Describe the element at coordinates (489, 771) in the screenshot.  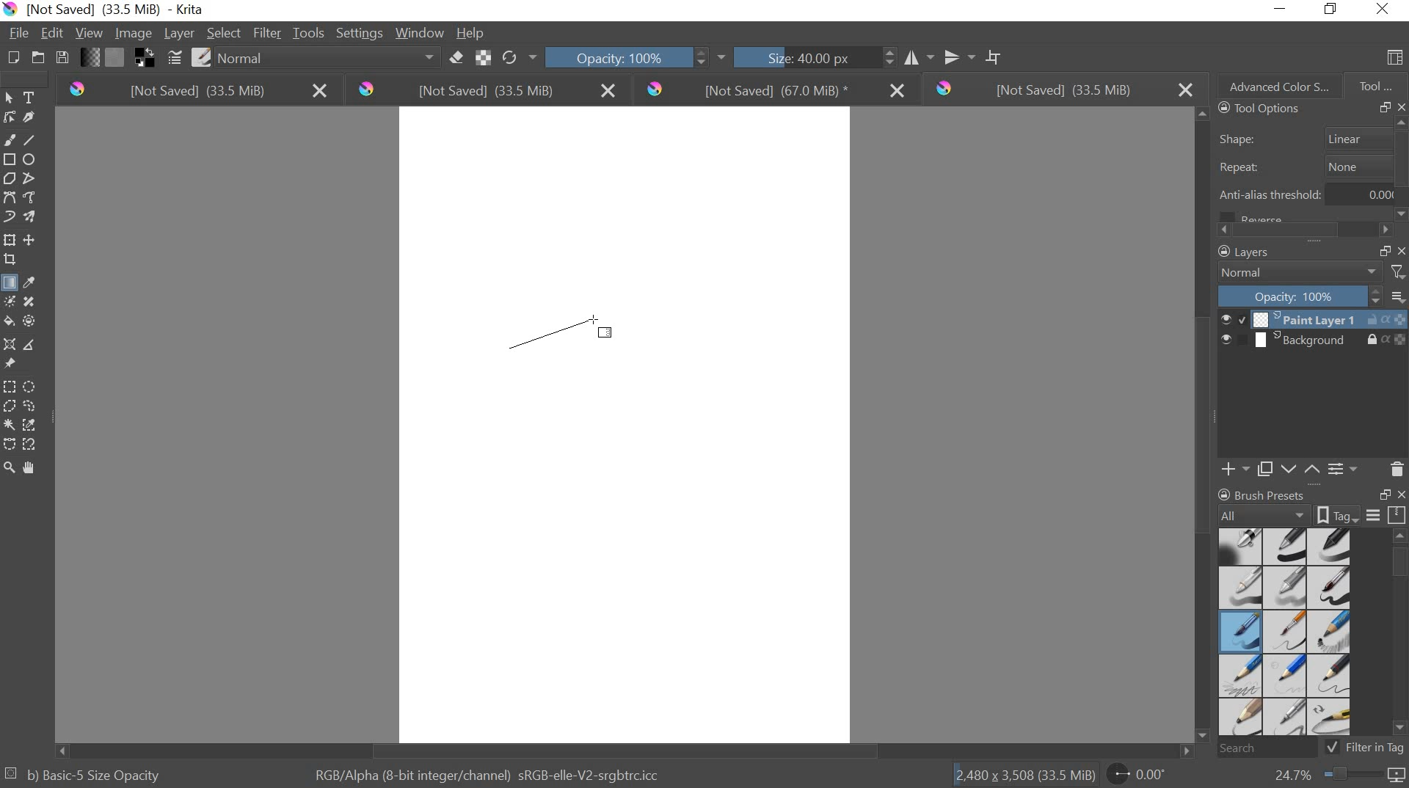
I see `RGB/alpha (8 bit integer/channel) srgb elle v2 srgbttrc.icc` at that location.